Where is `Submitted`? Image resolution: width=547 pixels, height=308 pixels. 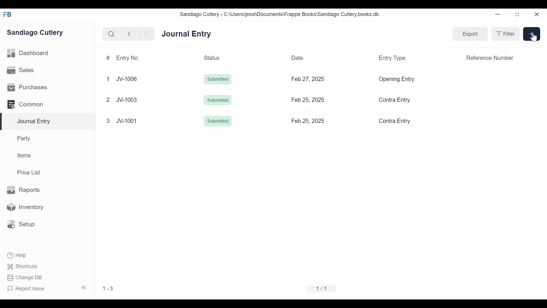
Submitted is located at coordinates (218, 100).